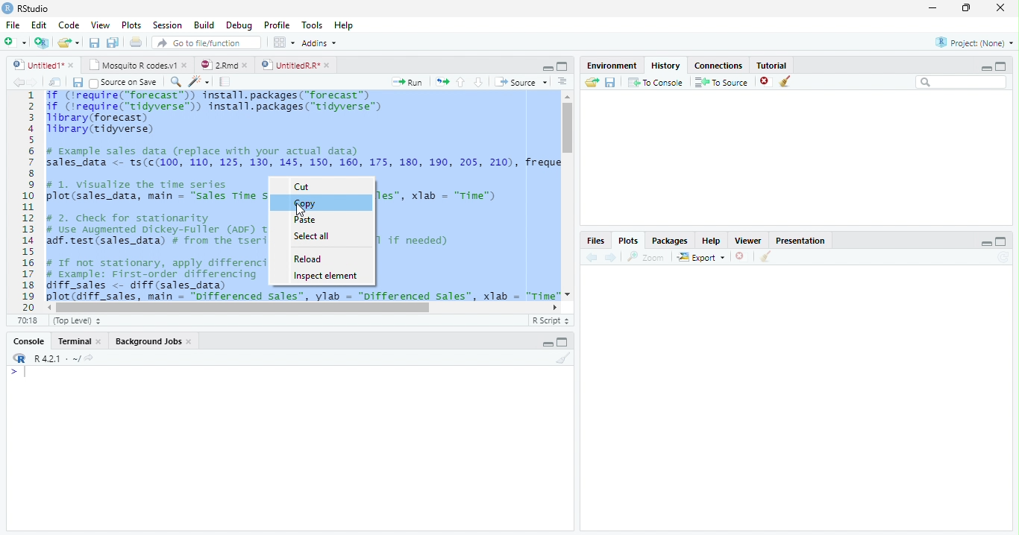 This screenshot has width=1019, height=535. Describe the element at coordinates (610, 82) in the screenshot. I see `save` at that location.